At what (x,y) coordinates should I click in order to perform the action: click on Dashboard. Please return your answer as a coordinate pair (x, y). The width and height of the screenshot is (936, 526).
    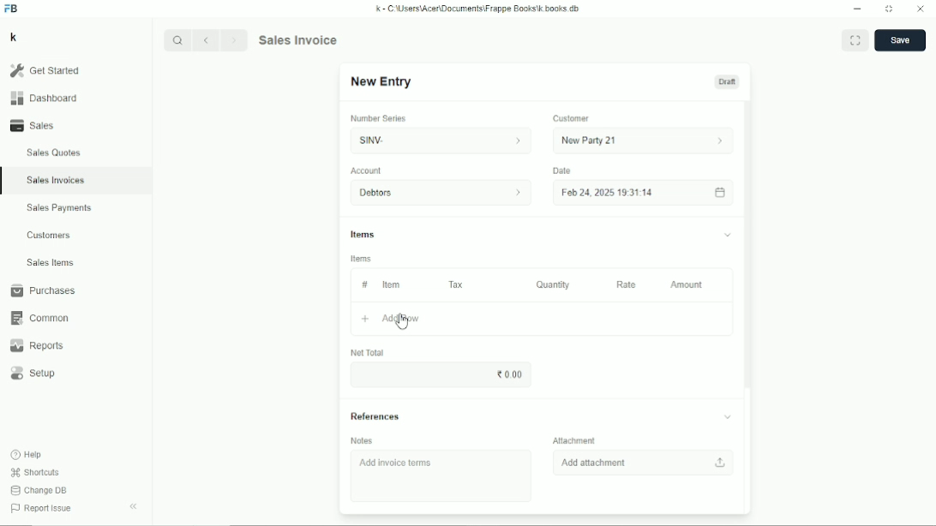
    Looking at the image, I should click on (44, 98).